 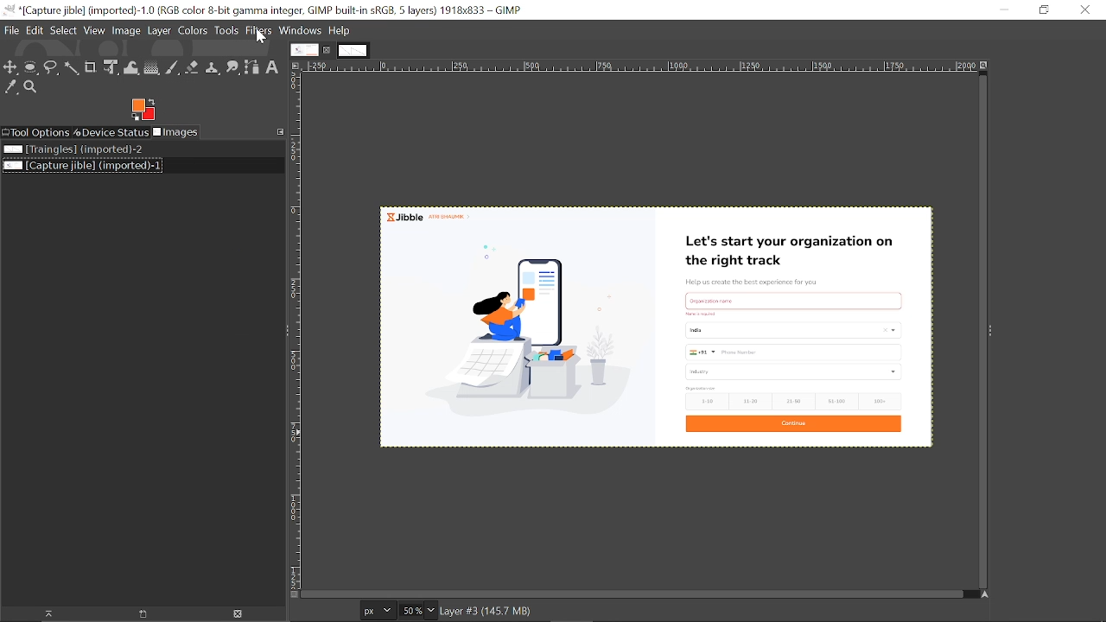 What do you see at coordinates (160, 32) in the screenshot?
I see `Layer` at bounding box center [160, 32].